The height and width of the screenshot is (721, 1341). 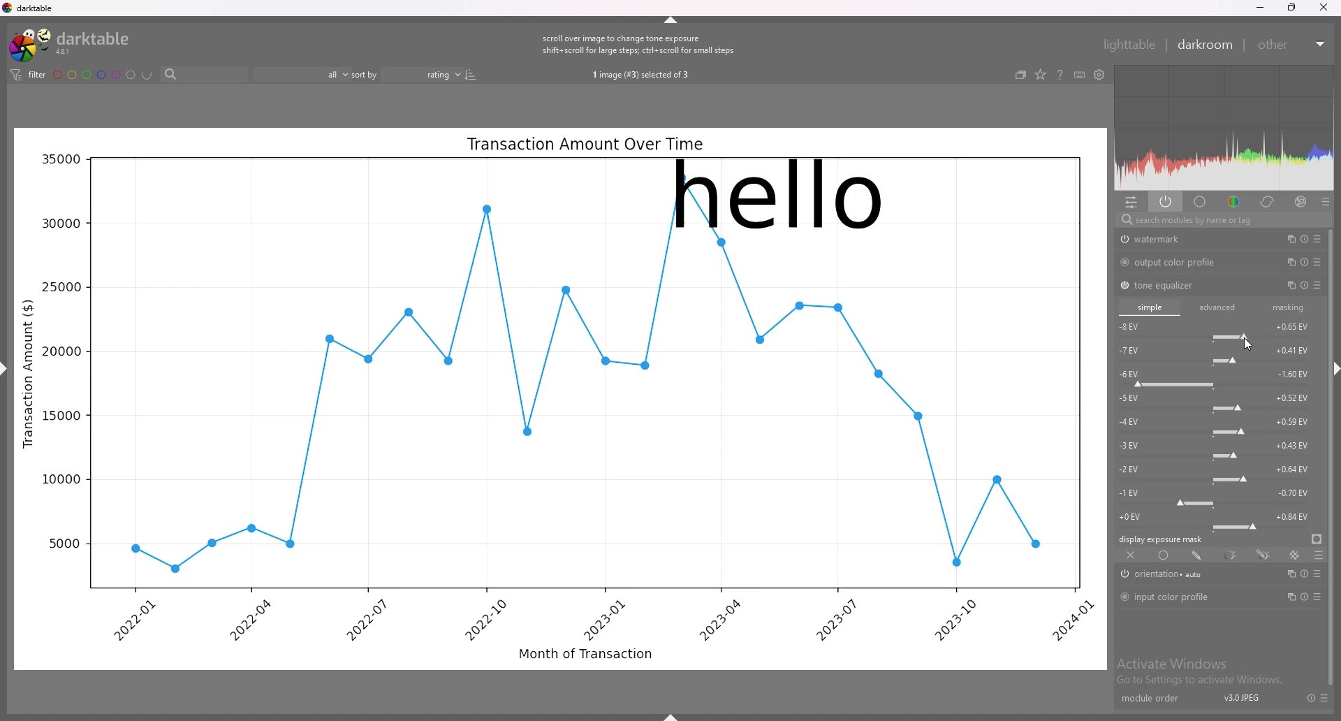 What do you see at coordinates (1325, 201) in the screenshot?
I see `presets` at bounding box center [1325, 201].